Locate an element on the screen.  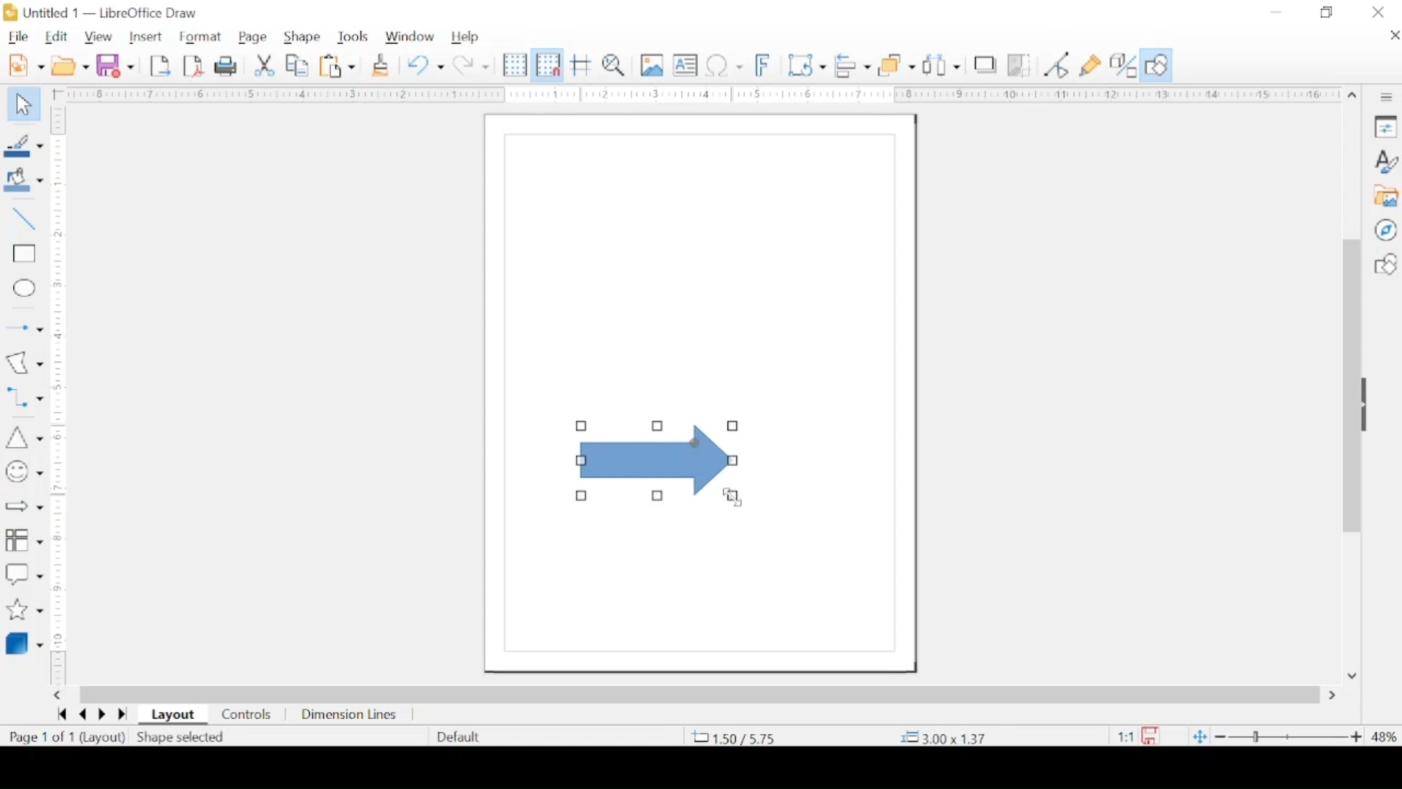
open is located at coordinates (70, 65).